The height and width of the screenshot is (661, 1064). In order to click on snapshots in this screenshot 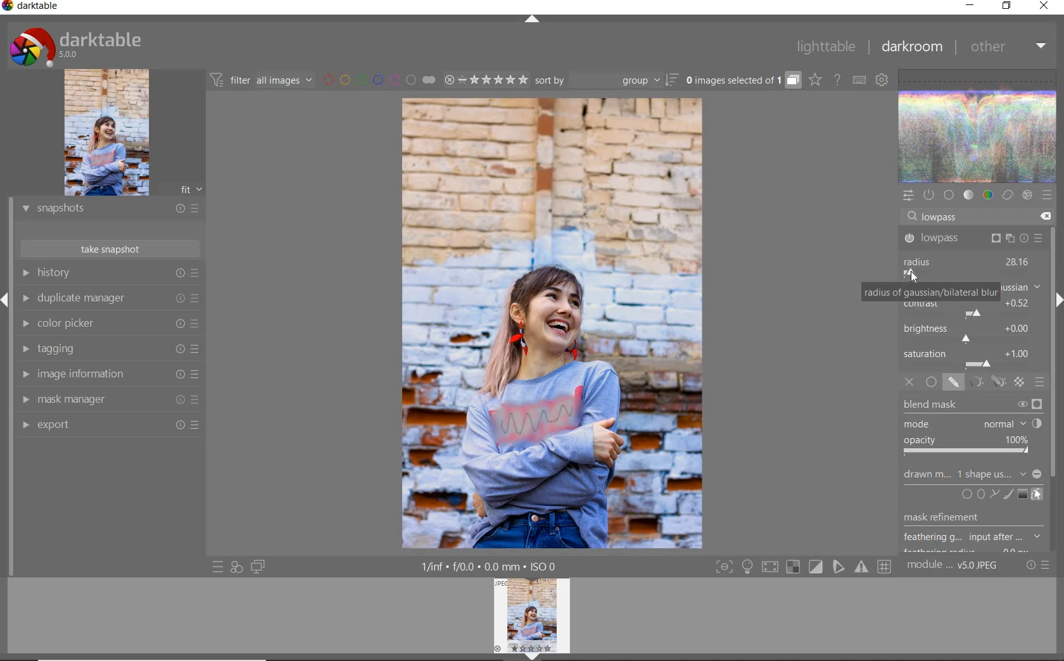, I will do `click(110, 211)`.